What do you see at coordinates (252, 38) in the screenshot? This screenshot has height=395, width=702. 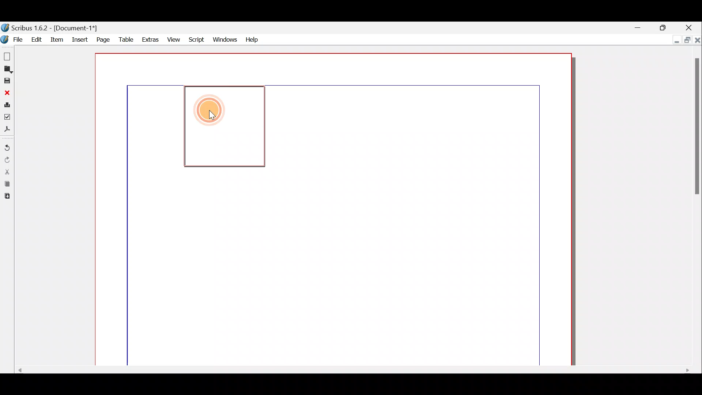 I see `Help` at bounding box center [252, 38].